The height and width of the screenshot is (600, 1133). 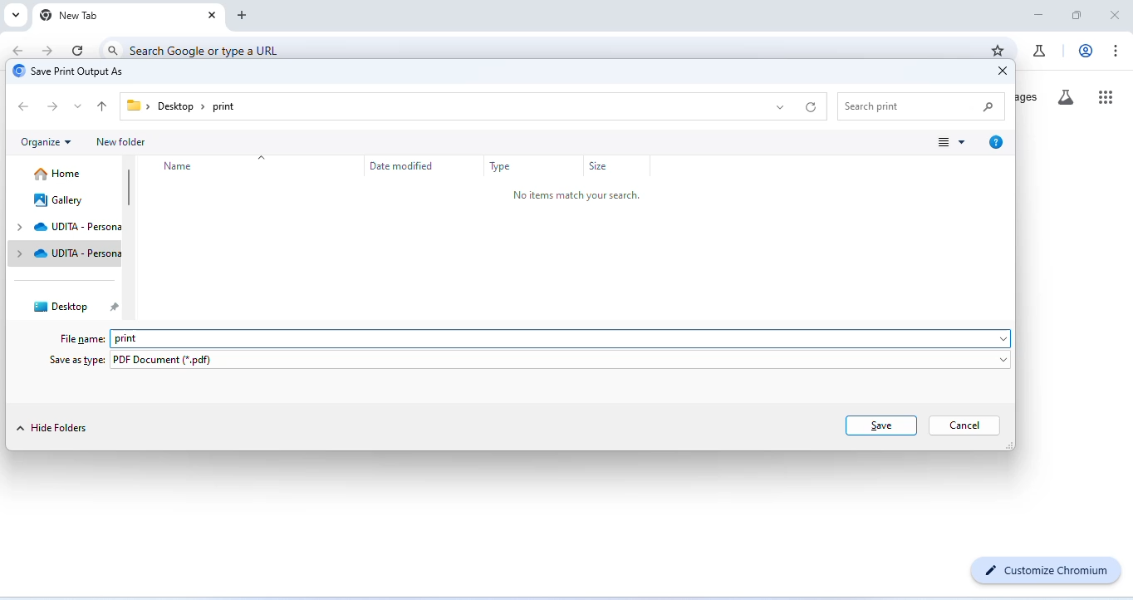 I want to click on search item, so click(x=924, y=106).